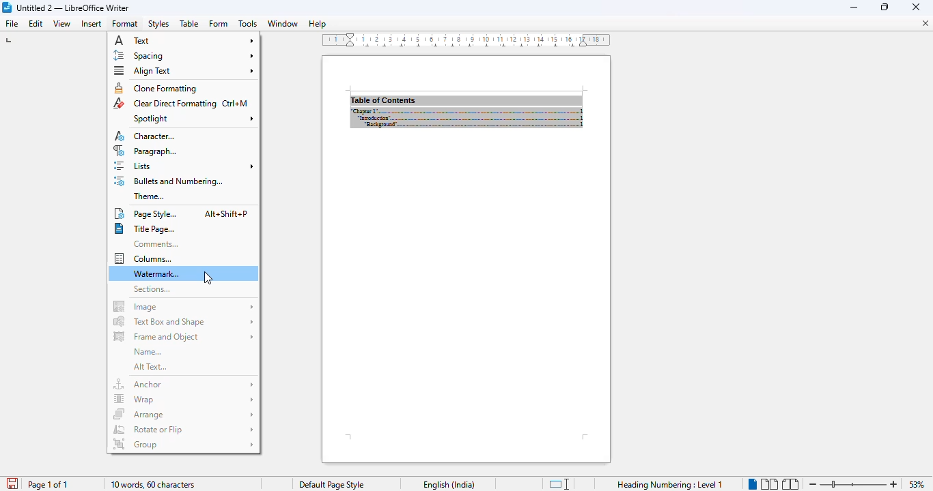  What do you see at coordinates (149, 196) in the screenshot?
I see `theme` at bounding box center [149, 196].